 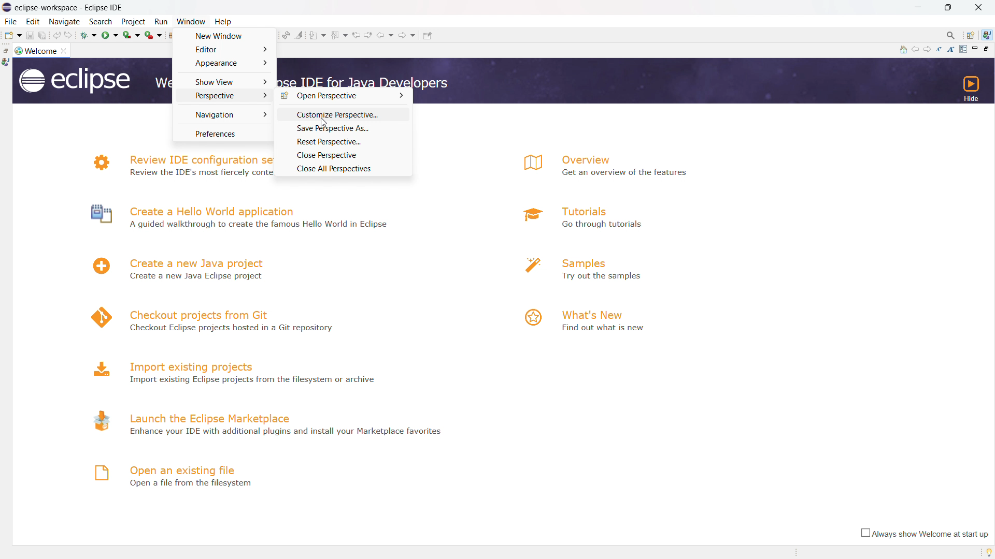 What do you see at coordinates (343, 142) in the screenshot?
I see `reset perspective` at bounding box center [343, 142].